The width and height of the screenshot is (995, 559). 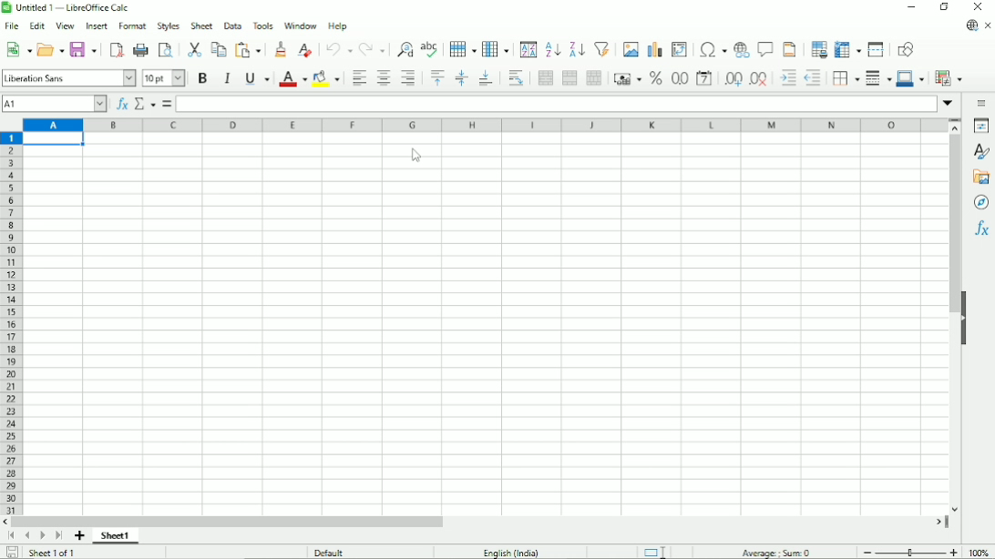 I want to click on Column headings, so click(x=485, y=125).